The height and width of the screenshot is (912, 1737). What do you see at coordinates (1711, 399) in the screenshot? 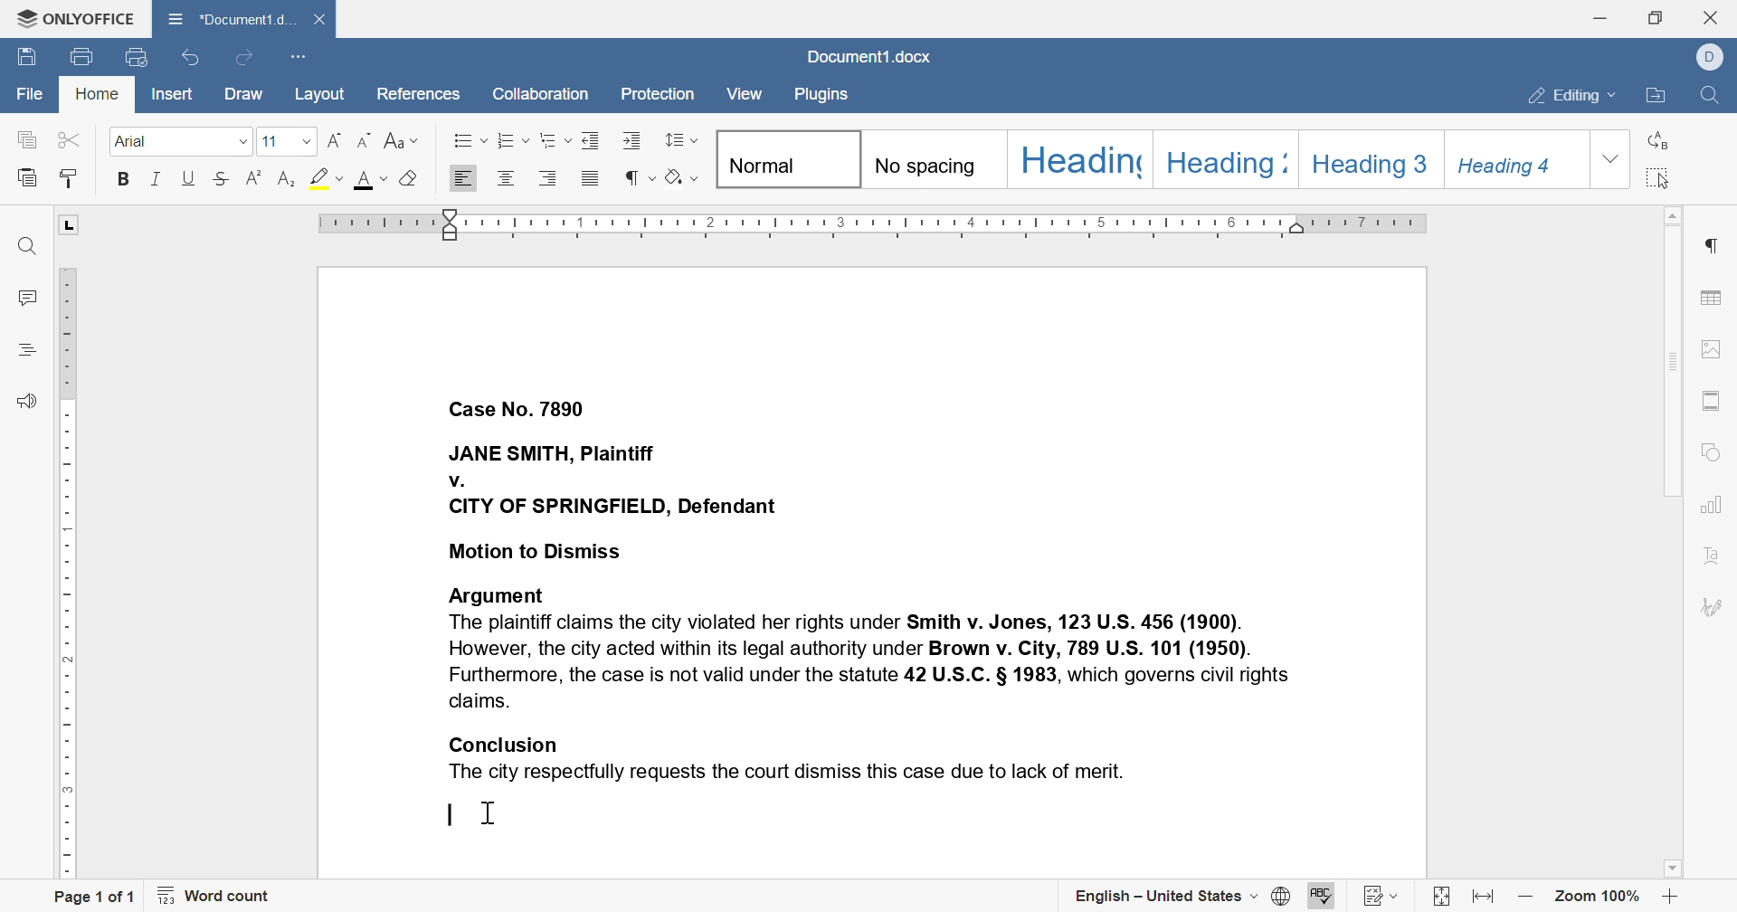
I see `header & footer settings` at bounding box center [1711, 399].